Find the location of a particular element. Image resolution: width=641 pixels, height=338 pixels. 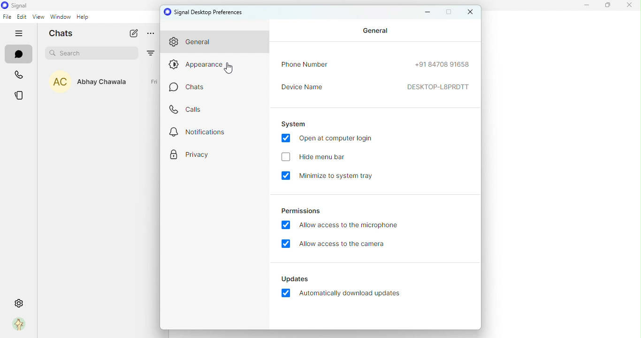

Cursor is located at coordinates (230, 69).